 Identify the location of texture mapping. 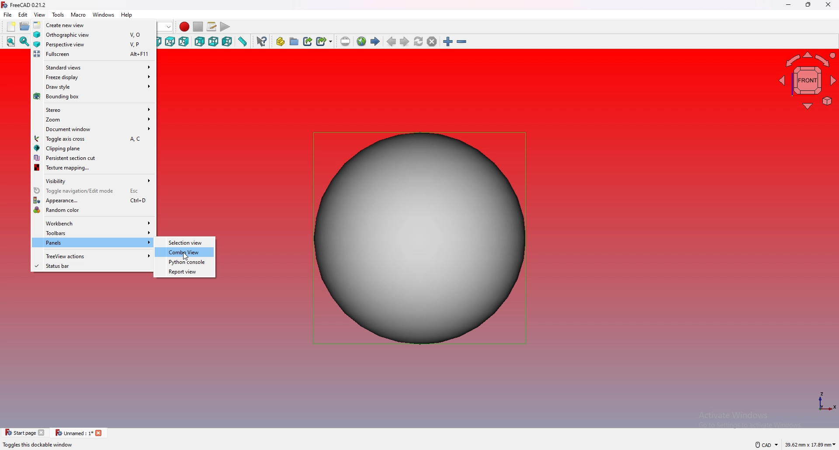
(94, 168).